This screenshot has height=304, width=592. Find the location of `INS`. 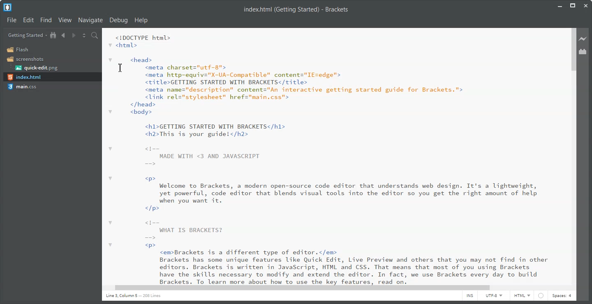

INS is located at coordinates (469, 296).